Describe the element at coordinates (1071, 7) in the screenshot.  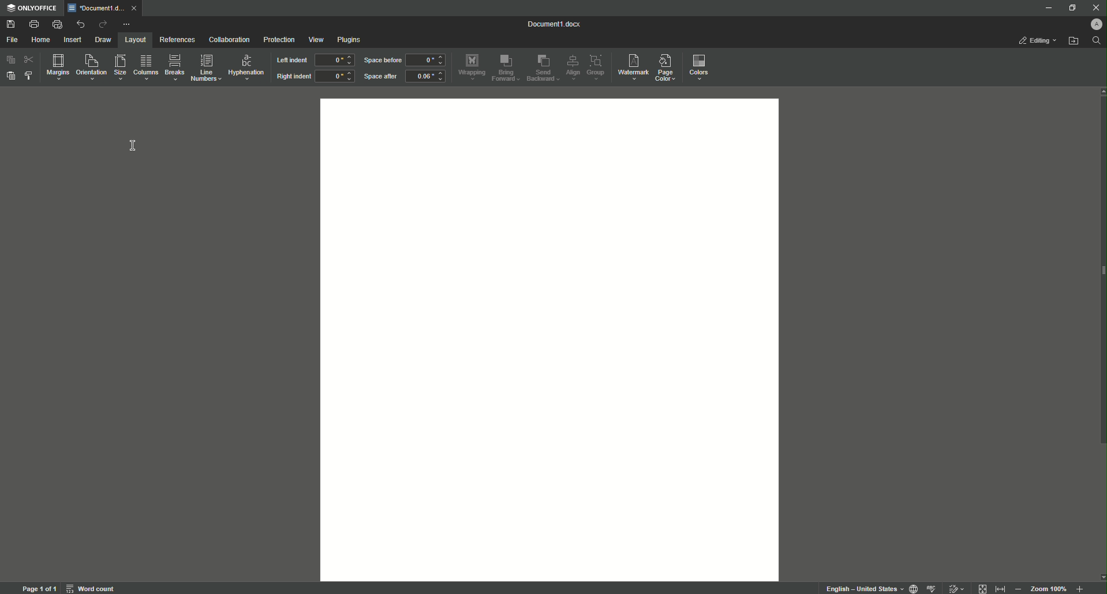
I see `Restore` at that location.